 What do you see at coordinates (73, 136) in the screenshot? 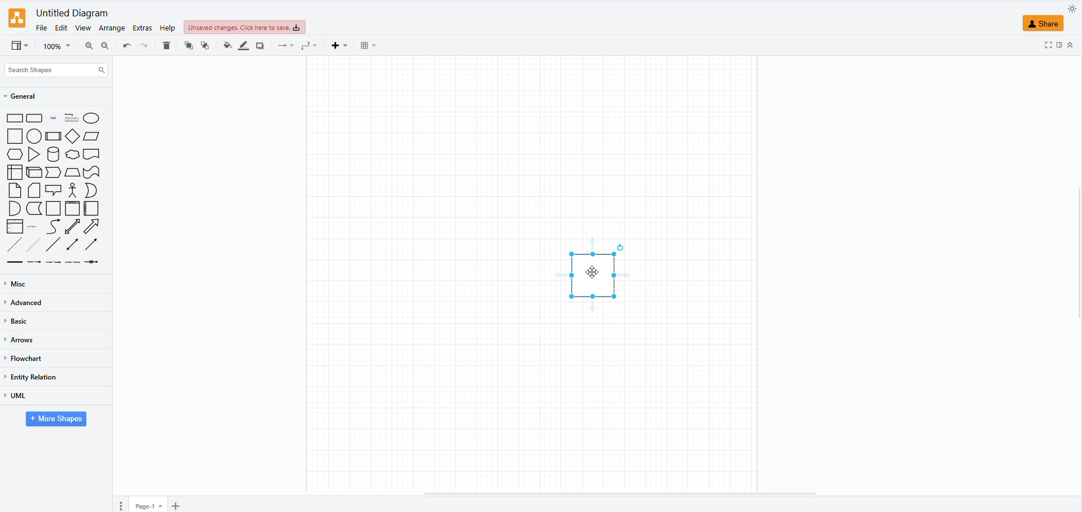
I see `diamond` at bounding box center [73, 136].